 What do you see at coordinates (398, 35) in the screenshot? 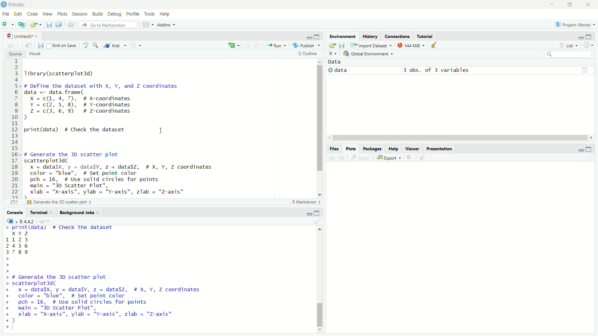
I see `Connections` at bounding box center [398, 35].